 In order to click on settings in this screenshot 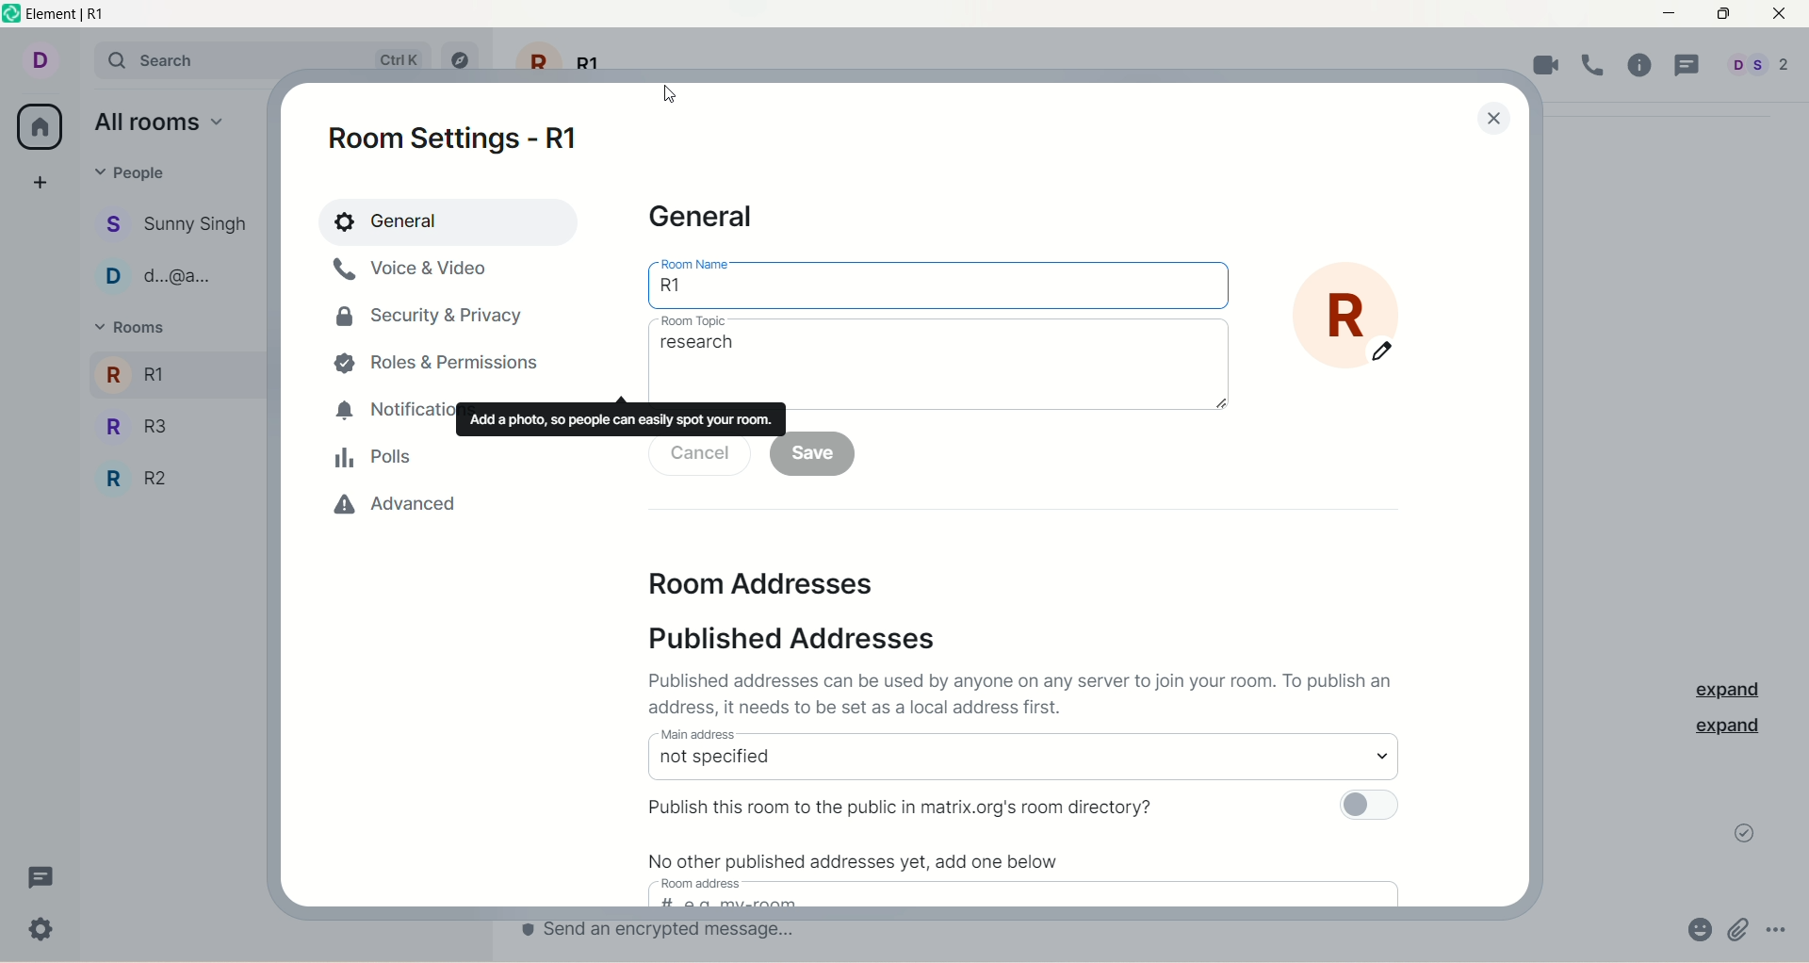, I will do `click(45, 927)`.